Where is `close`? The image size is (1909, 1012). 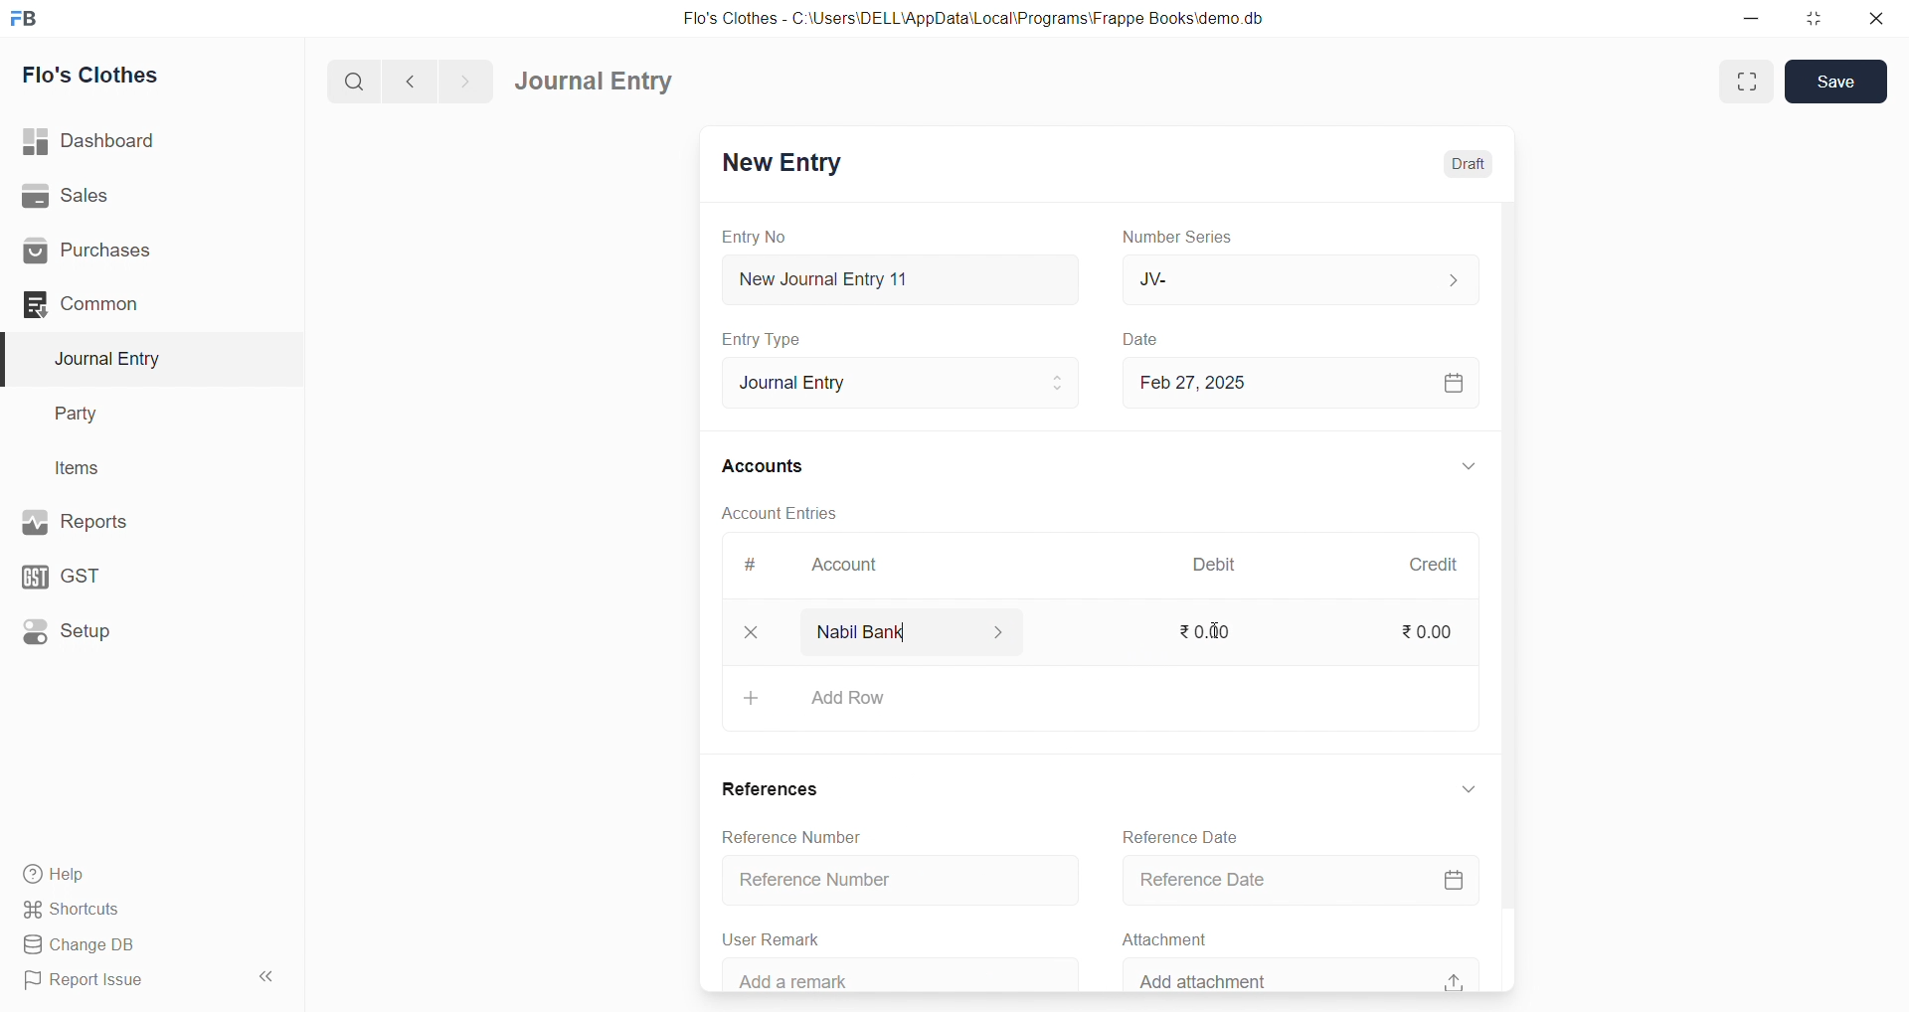 close is located at coordinates (750, 632).